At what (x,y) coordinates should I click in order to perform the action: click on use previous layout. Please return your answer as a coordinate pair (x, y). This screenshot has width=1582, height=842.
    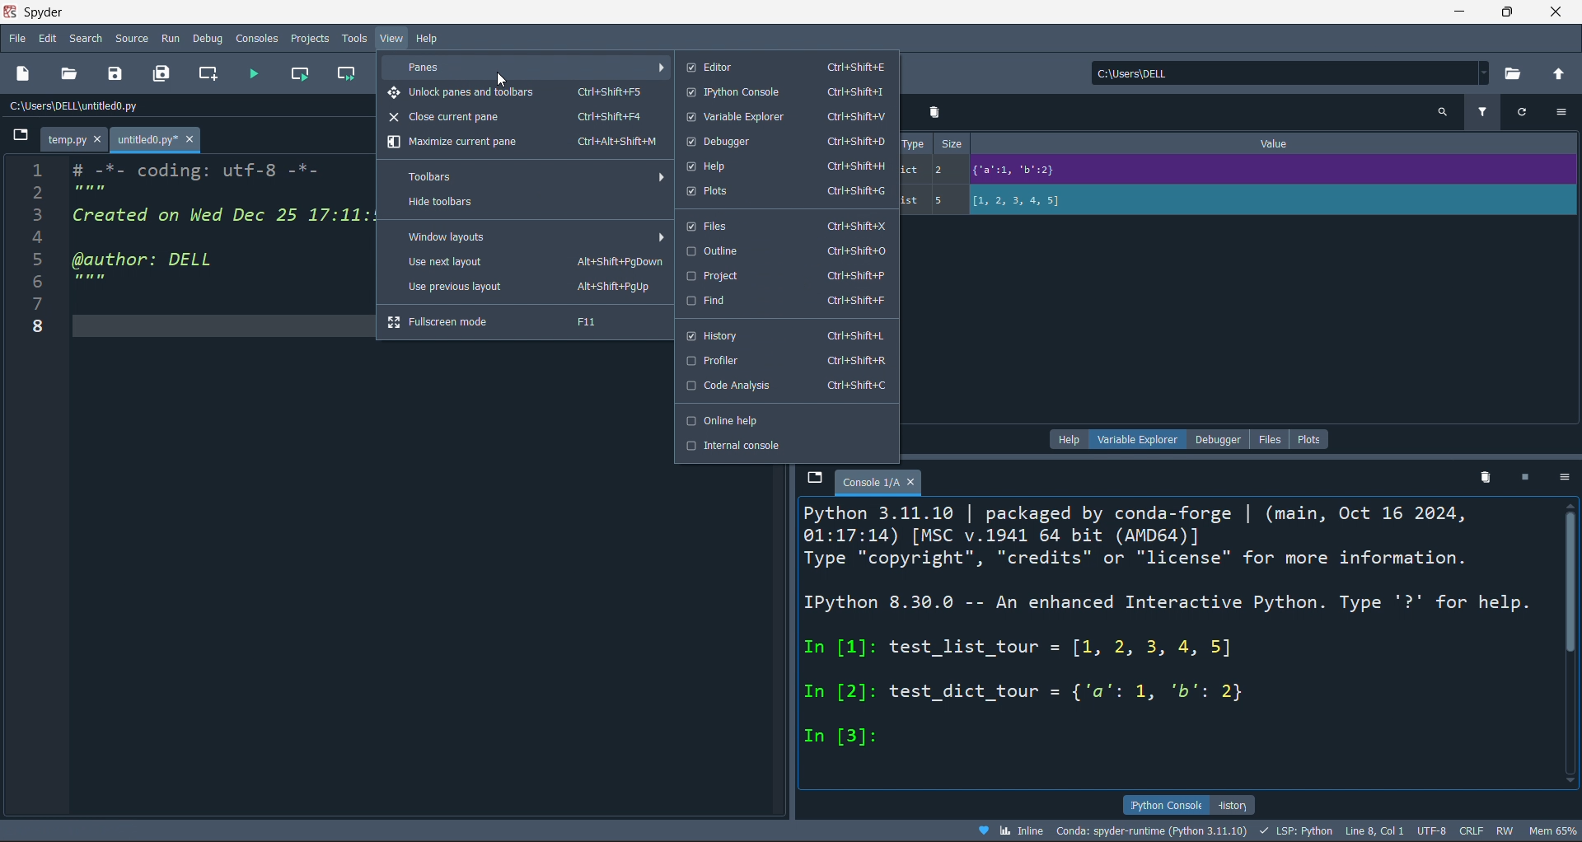
    Looking at the image, I should click on (522, 287).